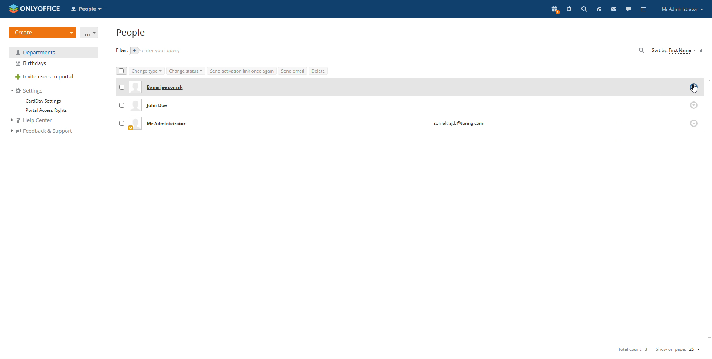  Describe the element at coordinates (42, 131) in the screenshot. I see `feedback and support` at that location.